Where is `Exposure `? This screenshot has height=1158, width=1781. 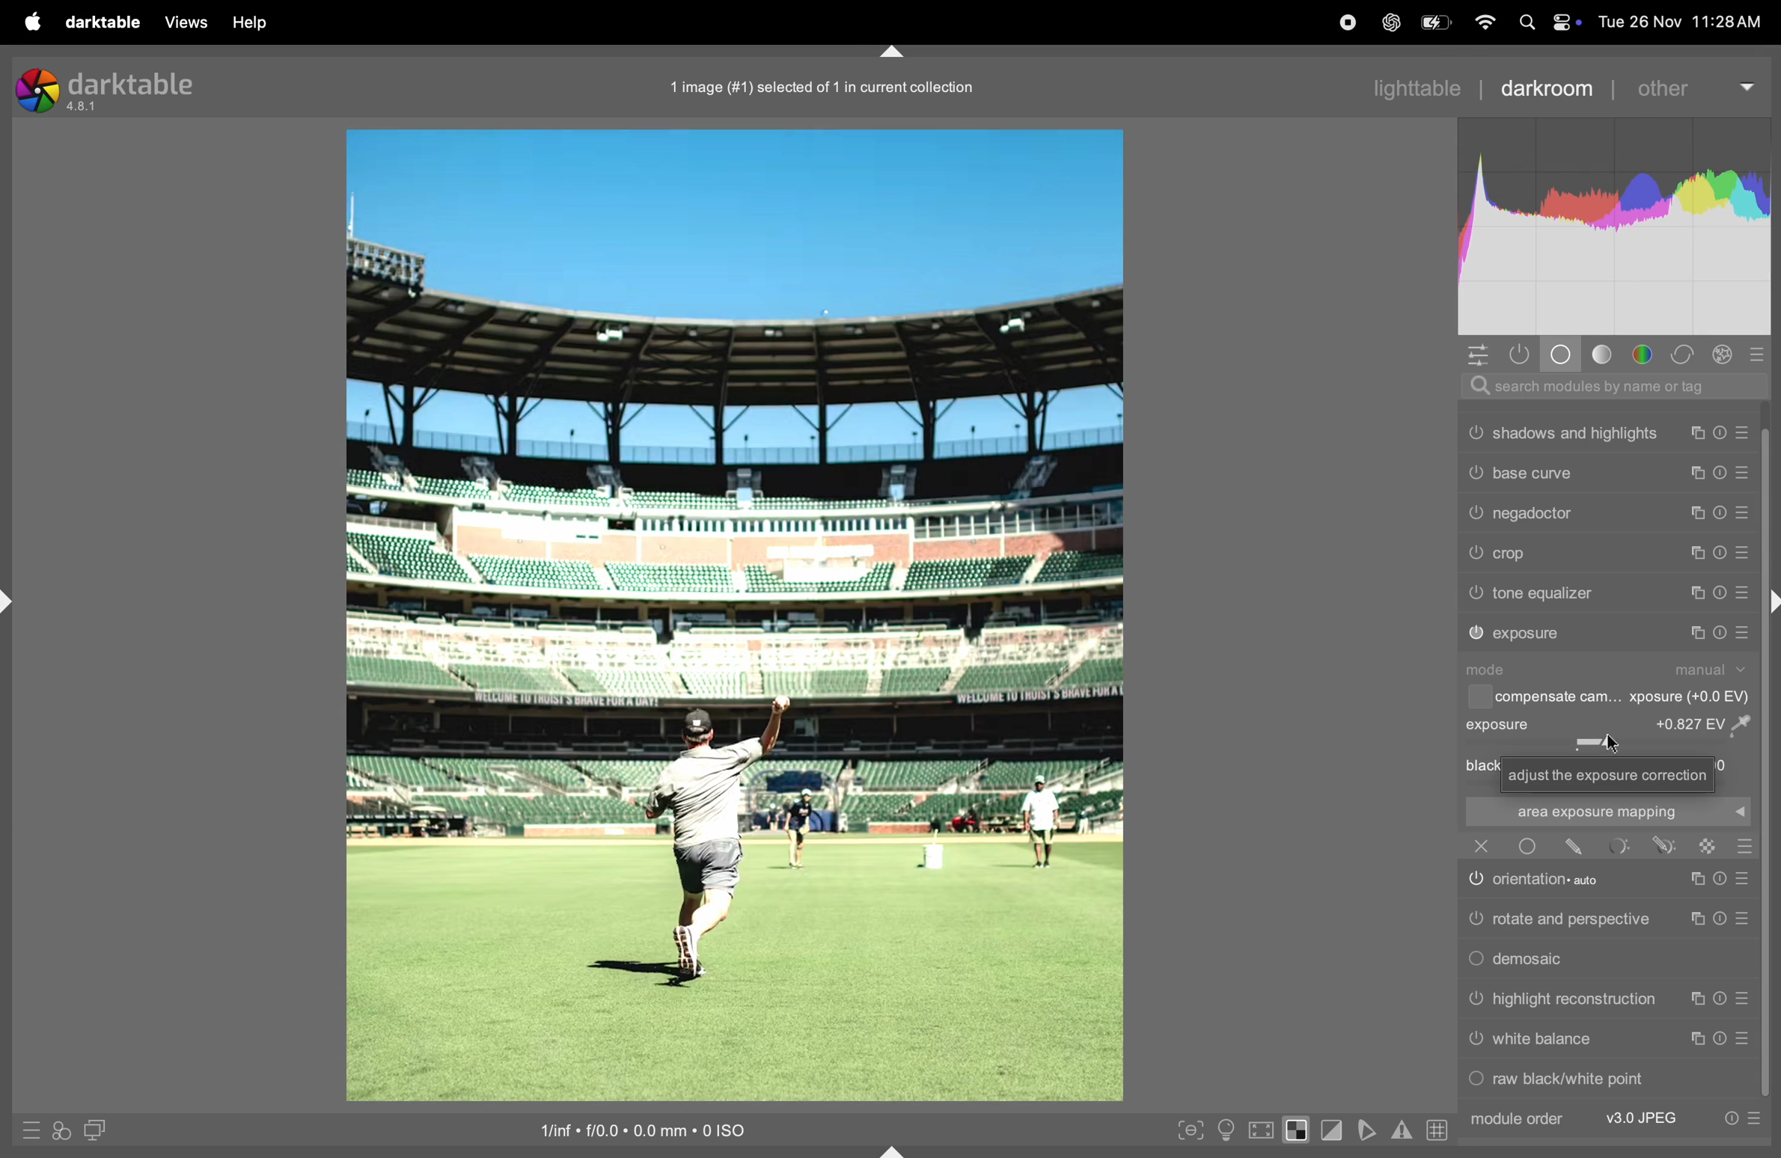 Exposure  is located at coordinates (1500, 724).